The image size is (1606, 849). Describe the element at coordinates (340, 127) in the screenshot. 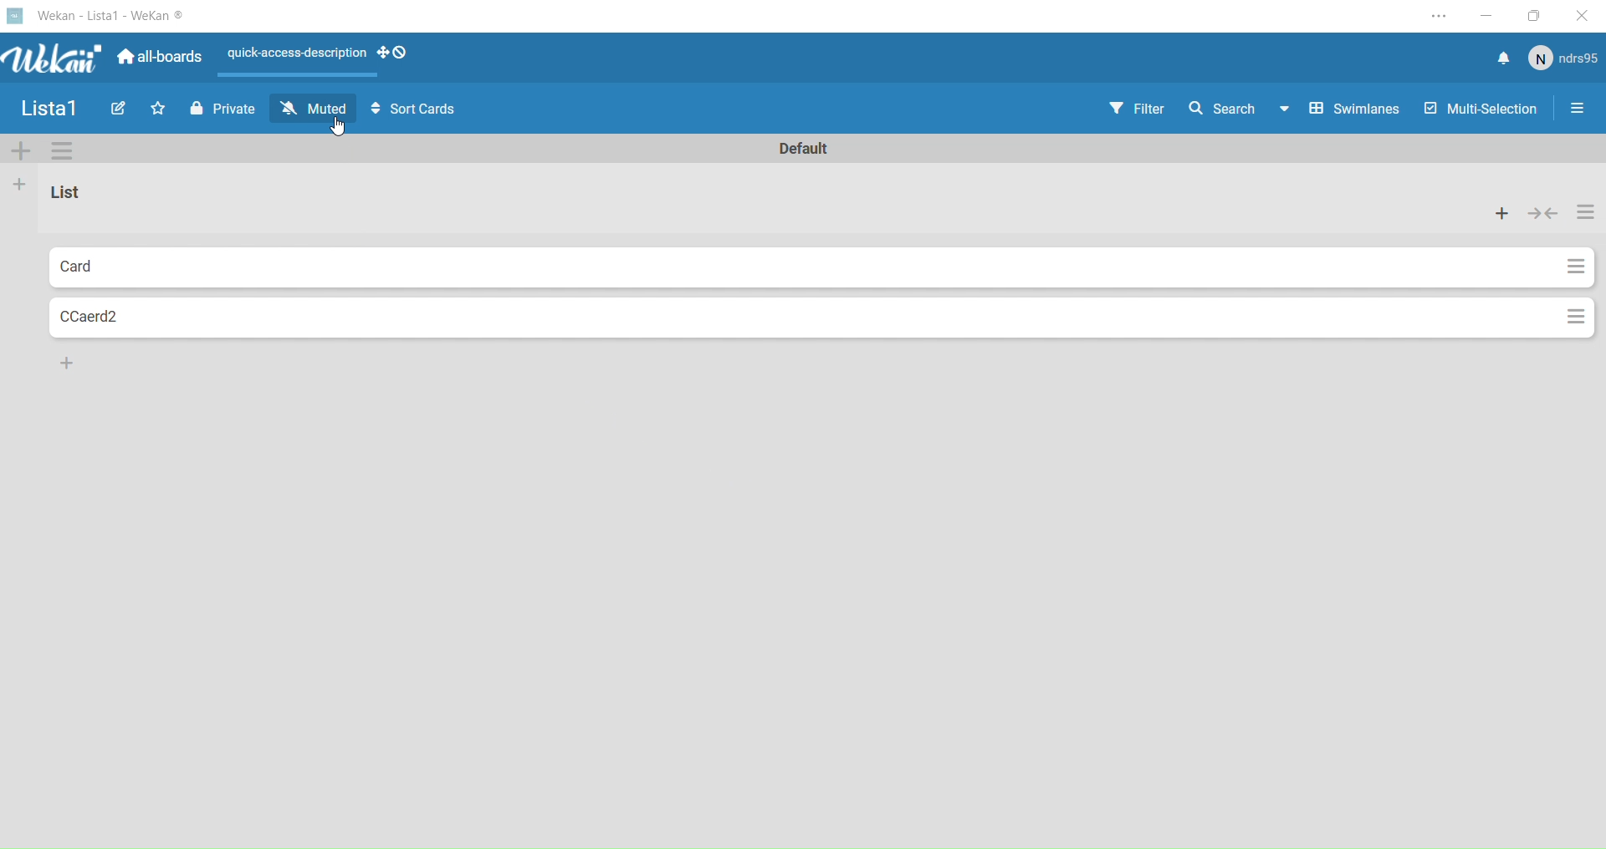

I see `cursor` at that location.